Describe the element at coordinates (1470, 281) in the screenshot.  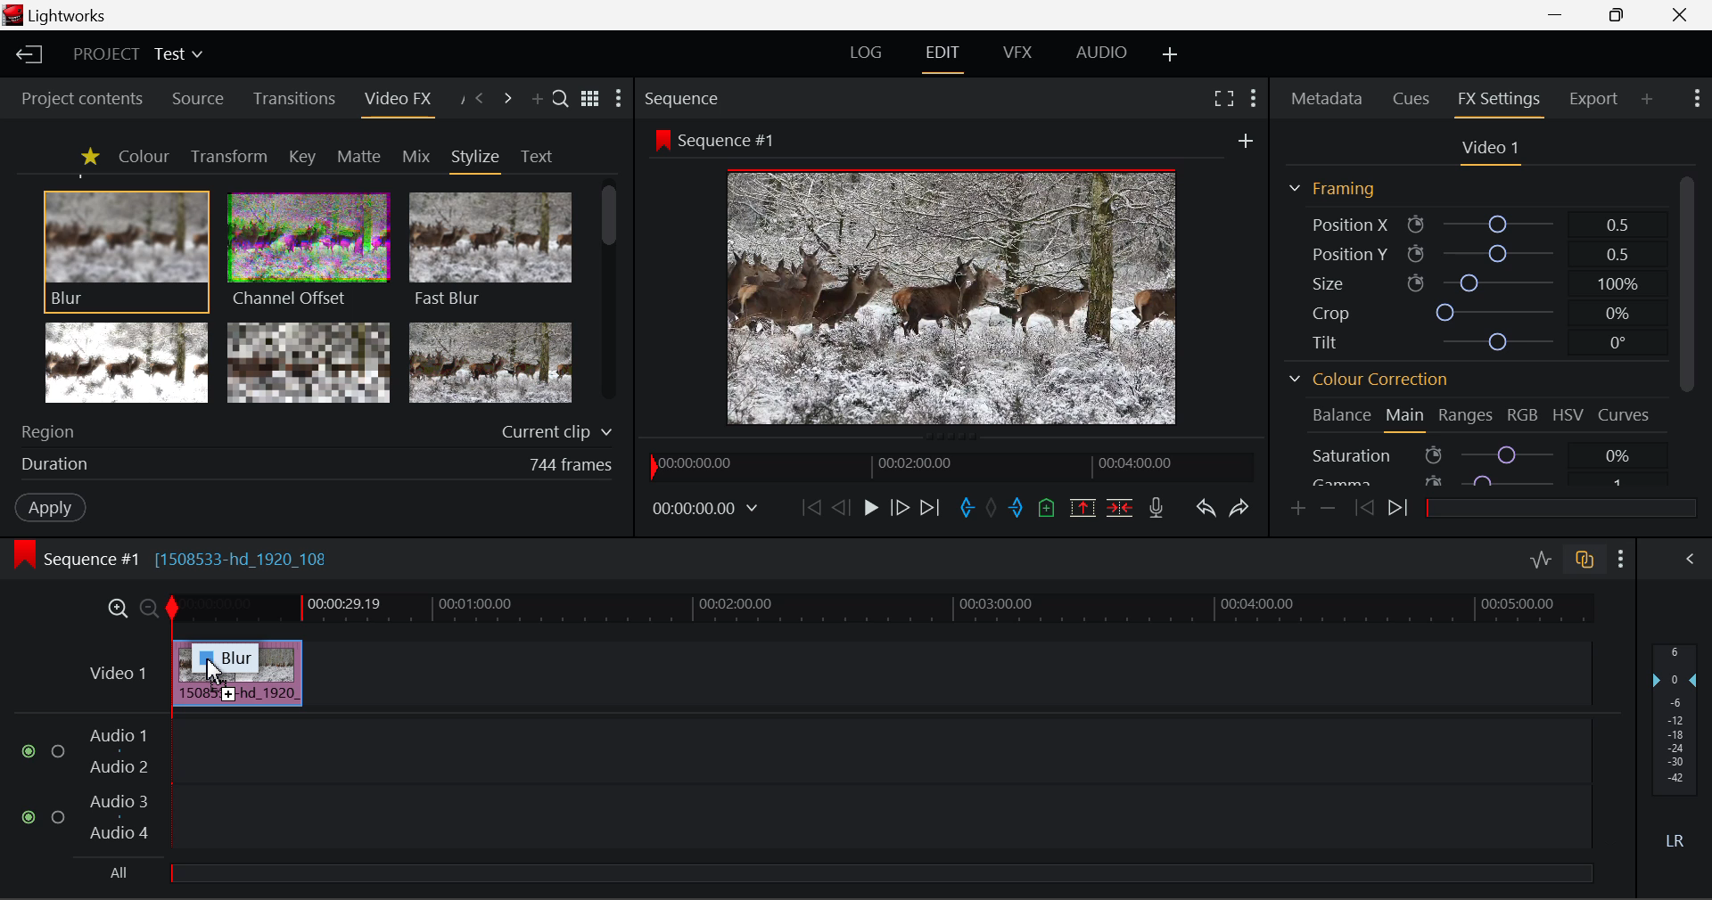
I see `Size` at that location.